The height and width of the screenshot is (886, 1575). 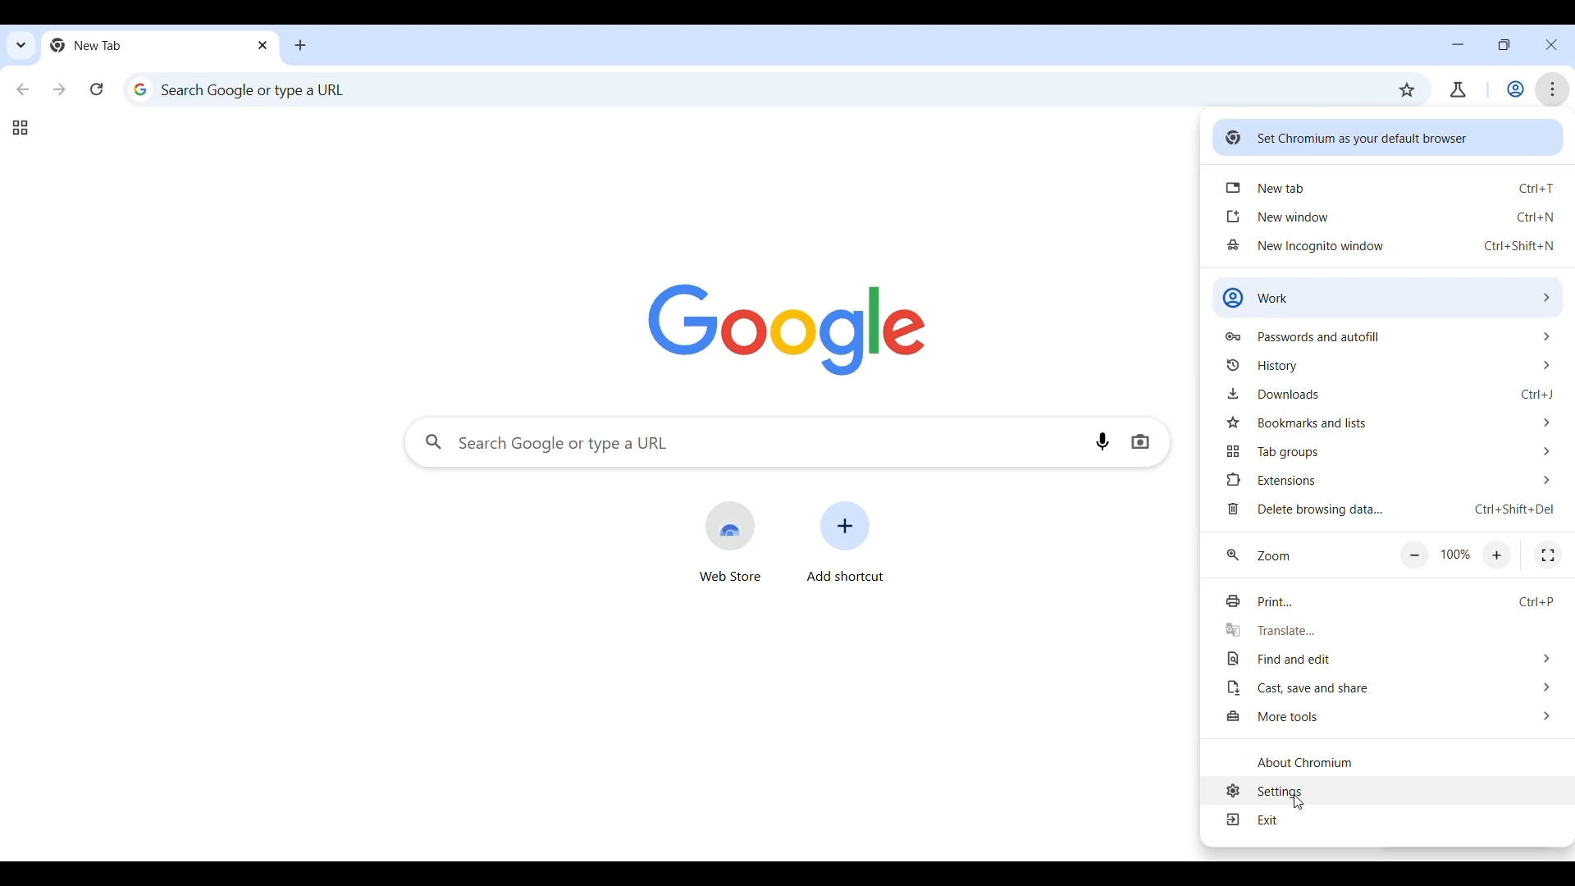 I want to click on zoom, so click(x=1272, y=555).